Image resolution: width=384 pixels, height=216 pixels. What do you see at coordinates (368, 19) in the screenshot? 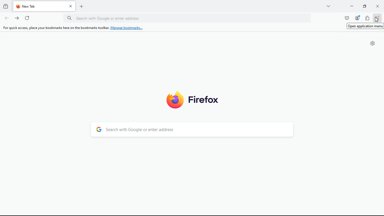
I see `extensions` at bounding box center [368, 19].